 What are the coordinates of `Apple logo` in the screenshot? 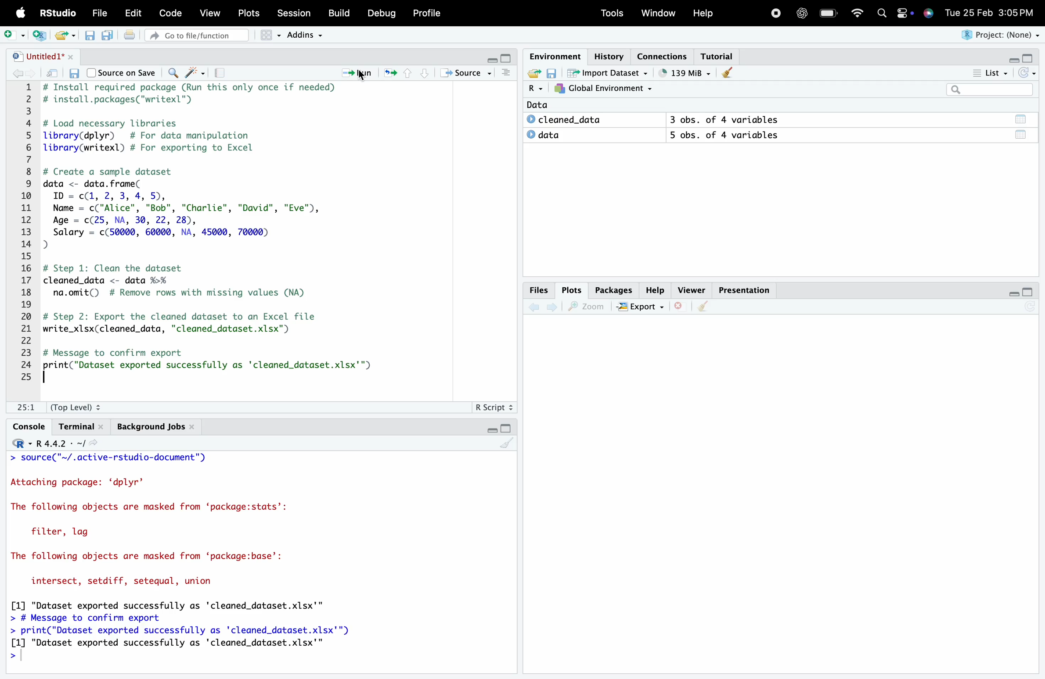 It's located at (19, 13).